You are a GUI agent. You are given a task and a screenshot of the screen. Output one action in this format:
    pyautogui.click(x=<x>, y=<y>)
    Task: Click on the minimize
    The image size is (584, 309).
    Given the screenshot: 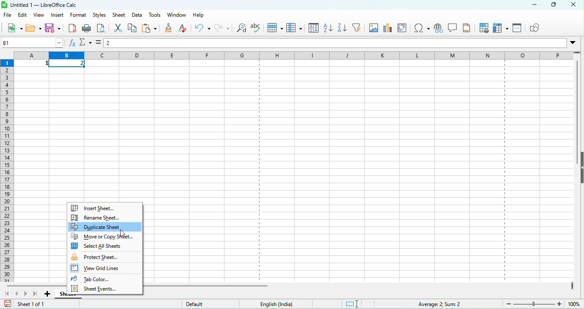 What is the action you would take?
    pyautogui.click(x=527, y=5)
    